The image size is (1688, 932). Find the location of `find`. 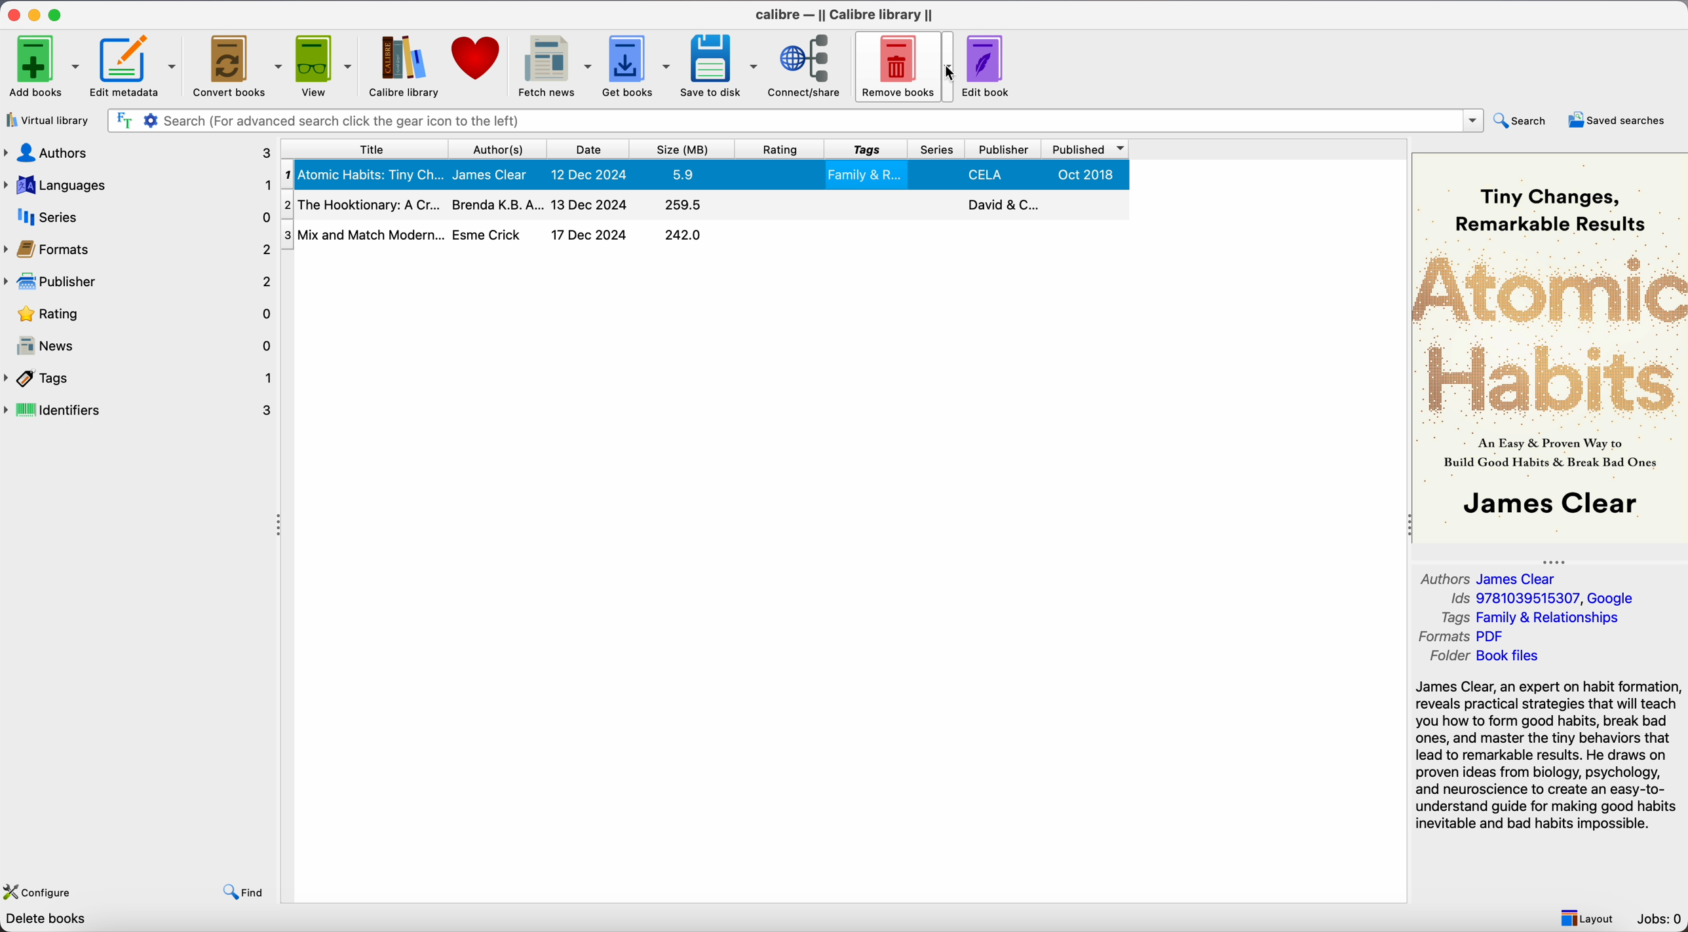

find is located at coordinates (244, 893).